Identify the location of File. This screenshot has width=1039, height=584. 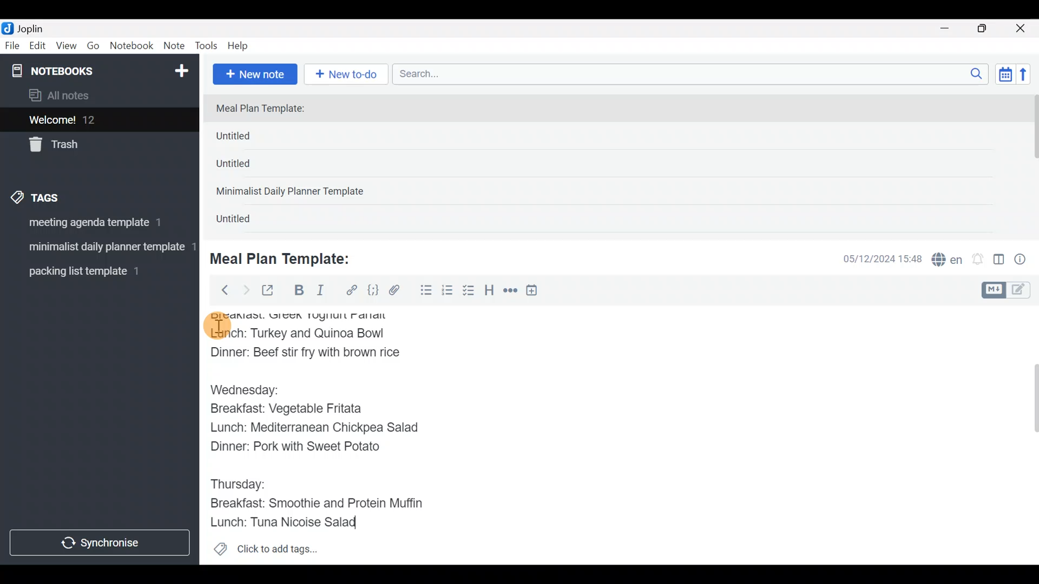
(13, 46).